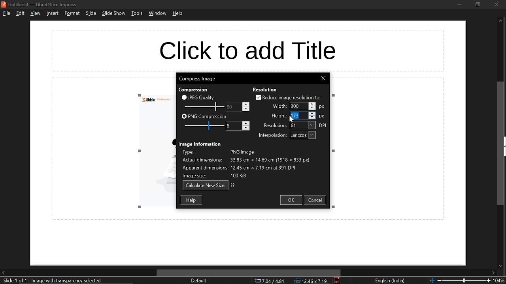 The width and height of the screenshot is (506, 284). I want to click on selected image, so click(68, 280).